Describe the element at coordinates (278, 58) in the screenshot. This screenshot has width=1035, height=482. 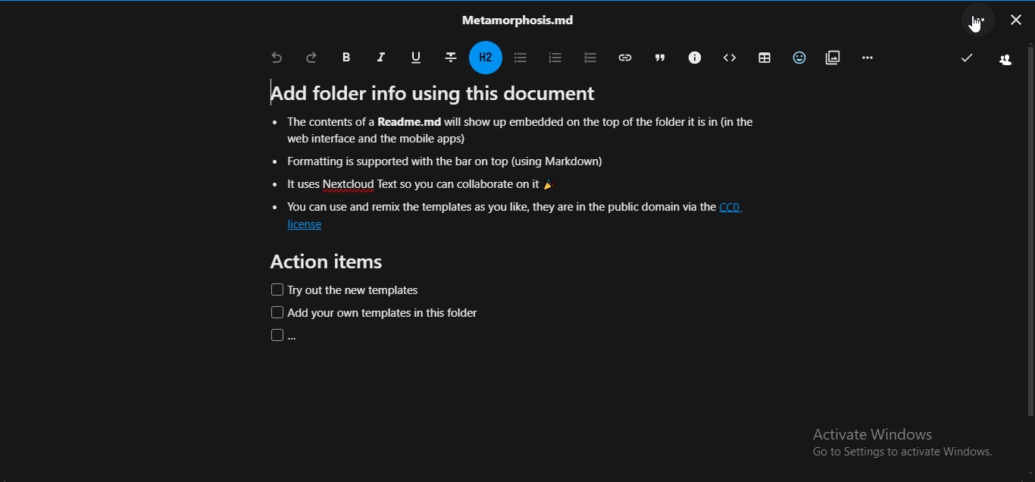
I see `undo` at that location.